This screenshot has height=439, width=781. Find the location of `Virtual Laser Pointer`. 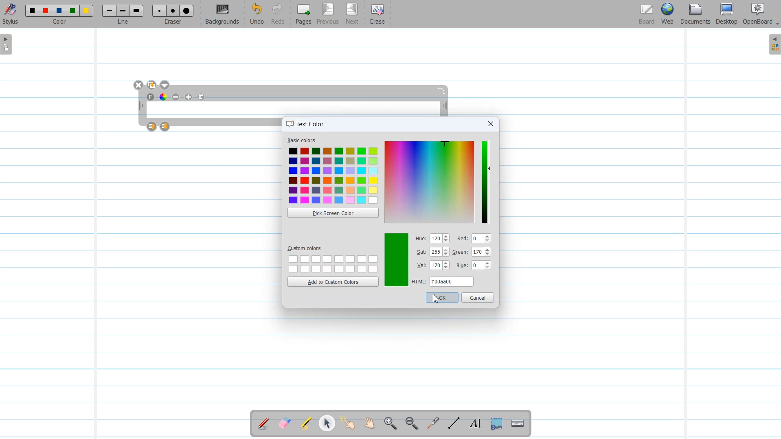

Virtual Laser Pointer is located at coordinates (431, 424).